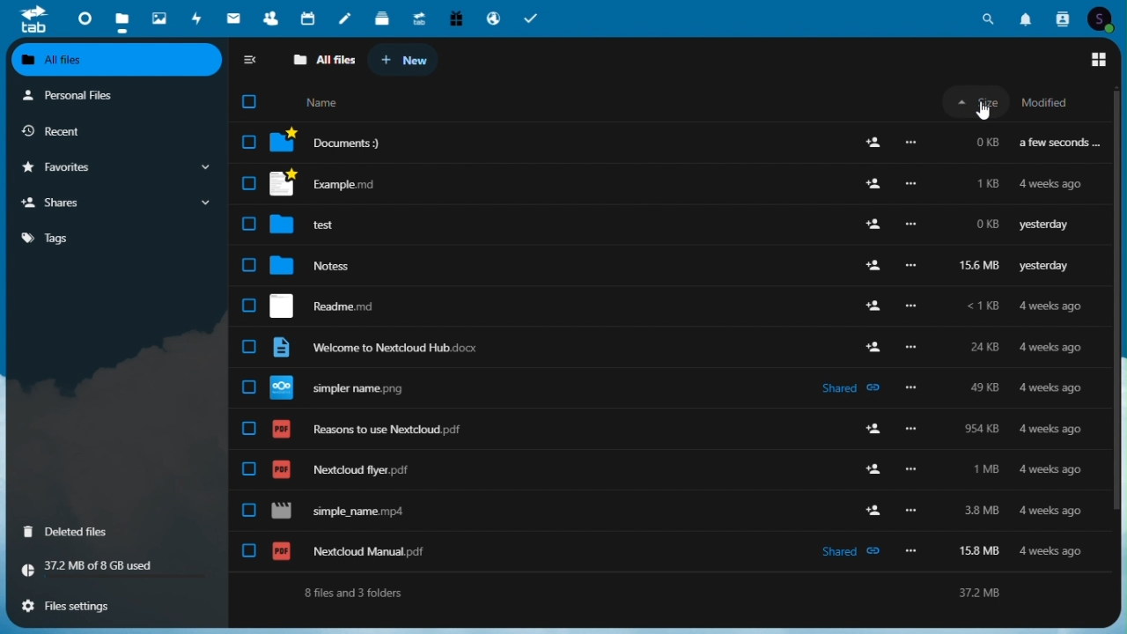  Describe the element at coordinates (1027, 15) in the screenshot. I see `` at that location.